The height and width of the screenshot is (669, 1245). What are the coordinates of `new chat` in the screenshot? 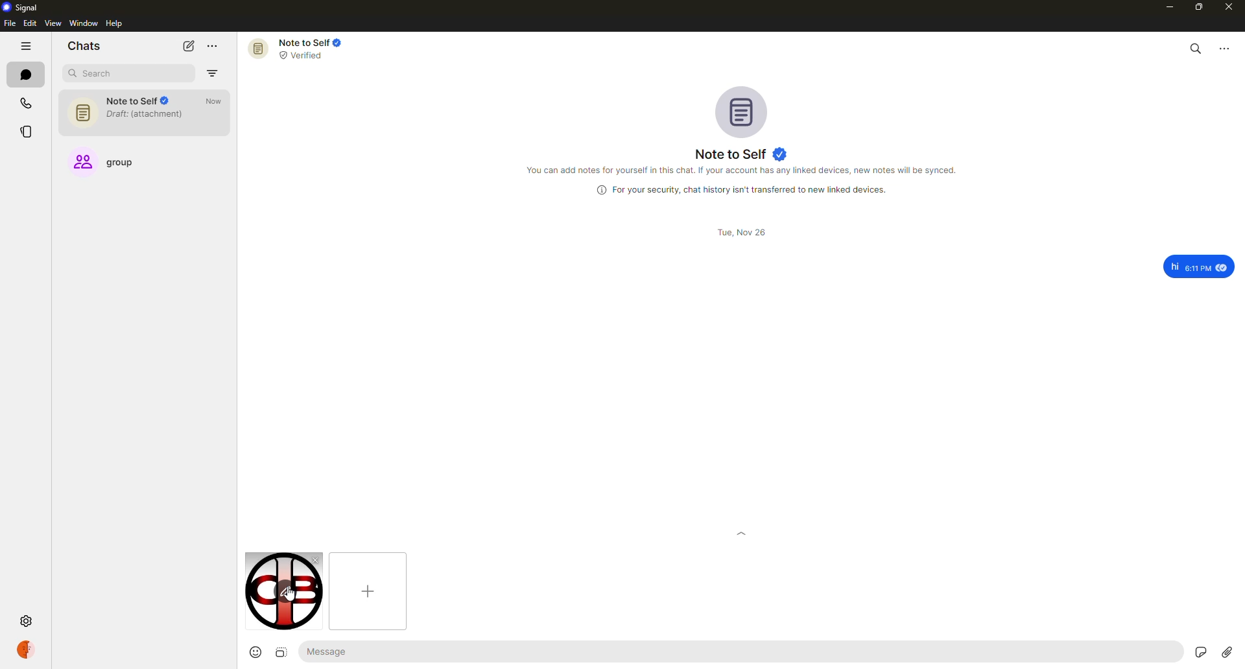 It's located at (189, 45).